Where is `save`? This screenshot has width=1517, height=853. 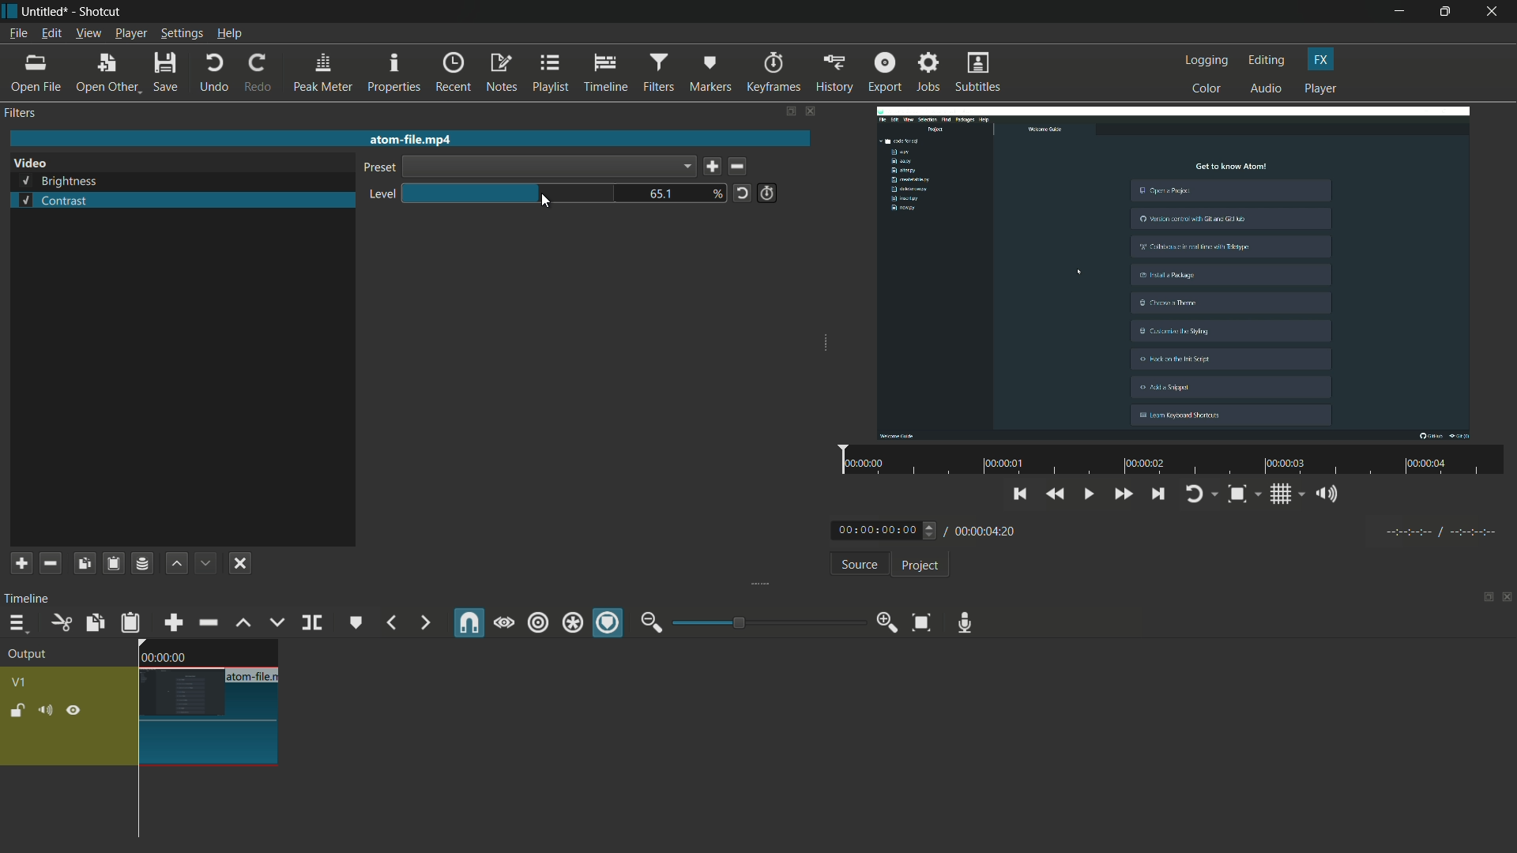 save is located at coordinates (168, 73).